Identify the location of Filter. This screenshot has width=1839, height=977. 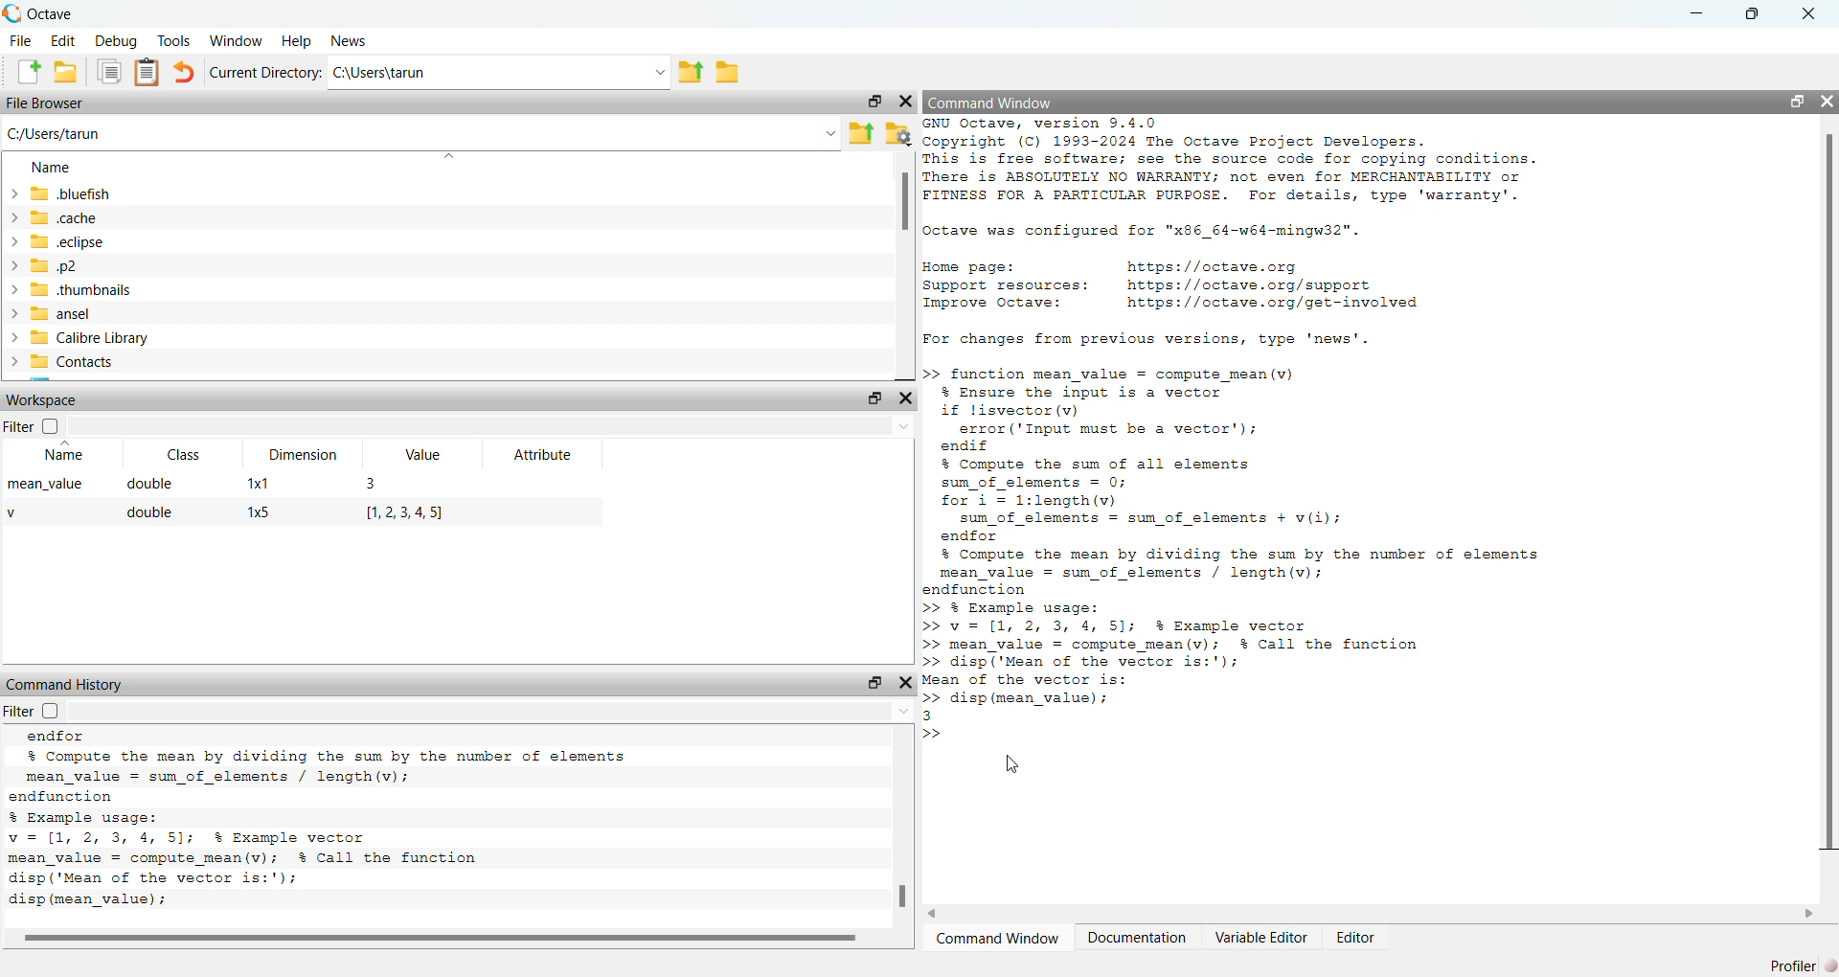
(33, 426).